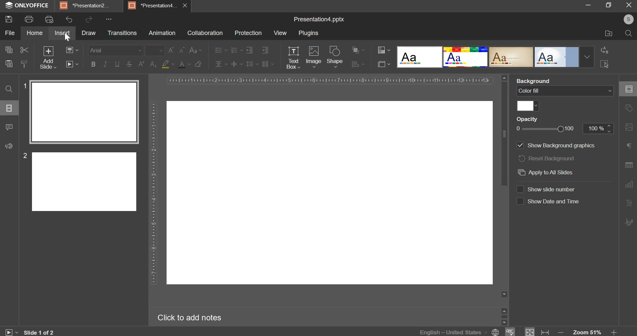 Image resolution: width=637 pixels, height=336 pixels. Describe the element at coordinates (566, 90) in the screenshot. I see `background fill` at that location.